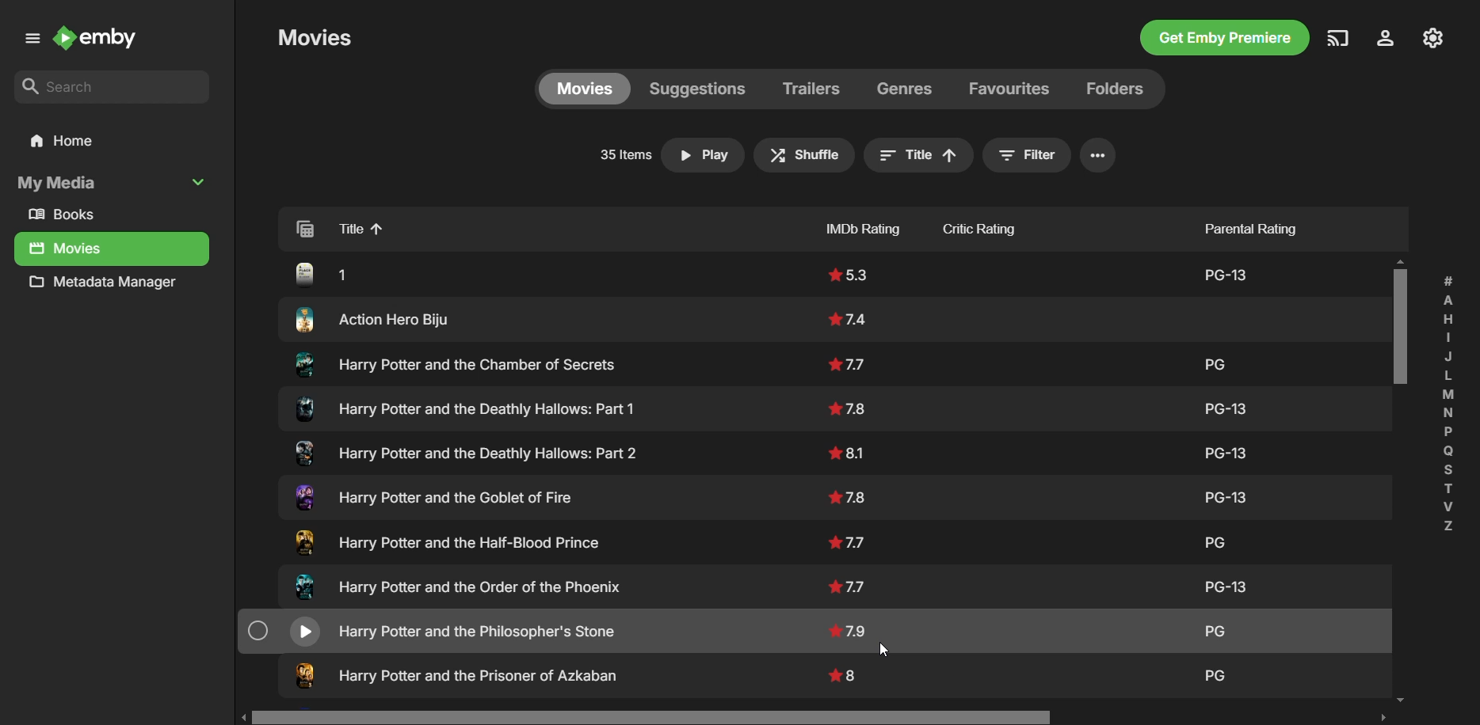 This screenshot has height=725, width=1480. I want to click on , so click(1226, 404).